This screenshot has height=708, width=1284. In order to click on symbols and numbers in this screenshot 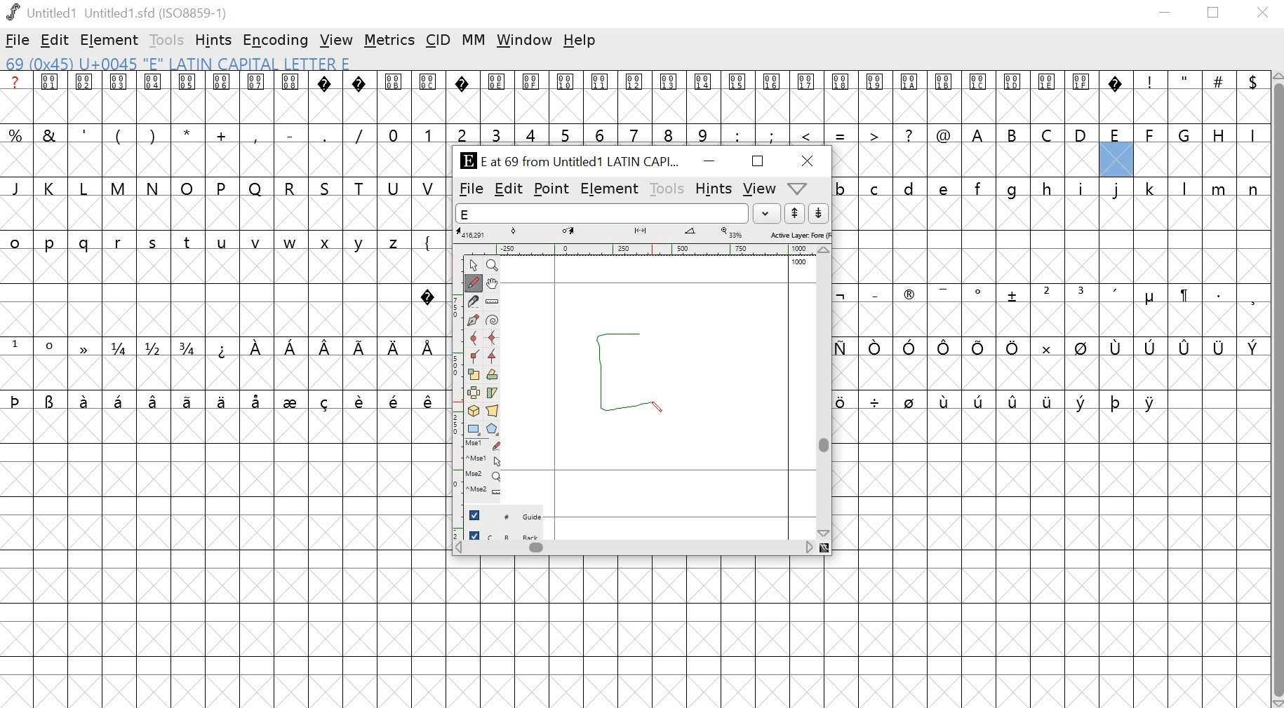, I will do `click(480, 133)`.